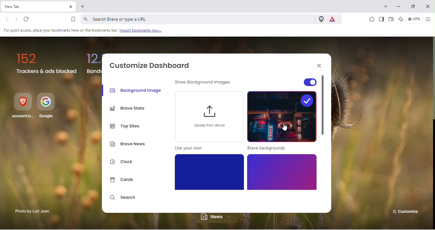 This screenshot has width=435, height=230. What do you see at coordinates (129, 145) in the screenshot?
I see `Brave news` at bounding box center [129, 145].